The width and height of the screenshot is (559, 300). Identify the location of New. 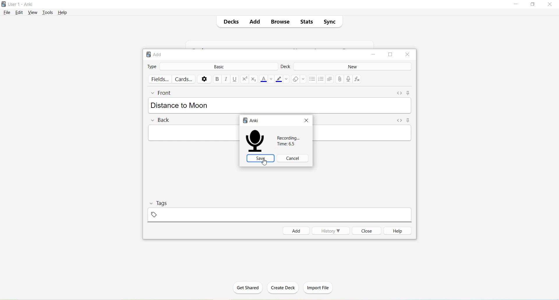
(353, 67).